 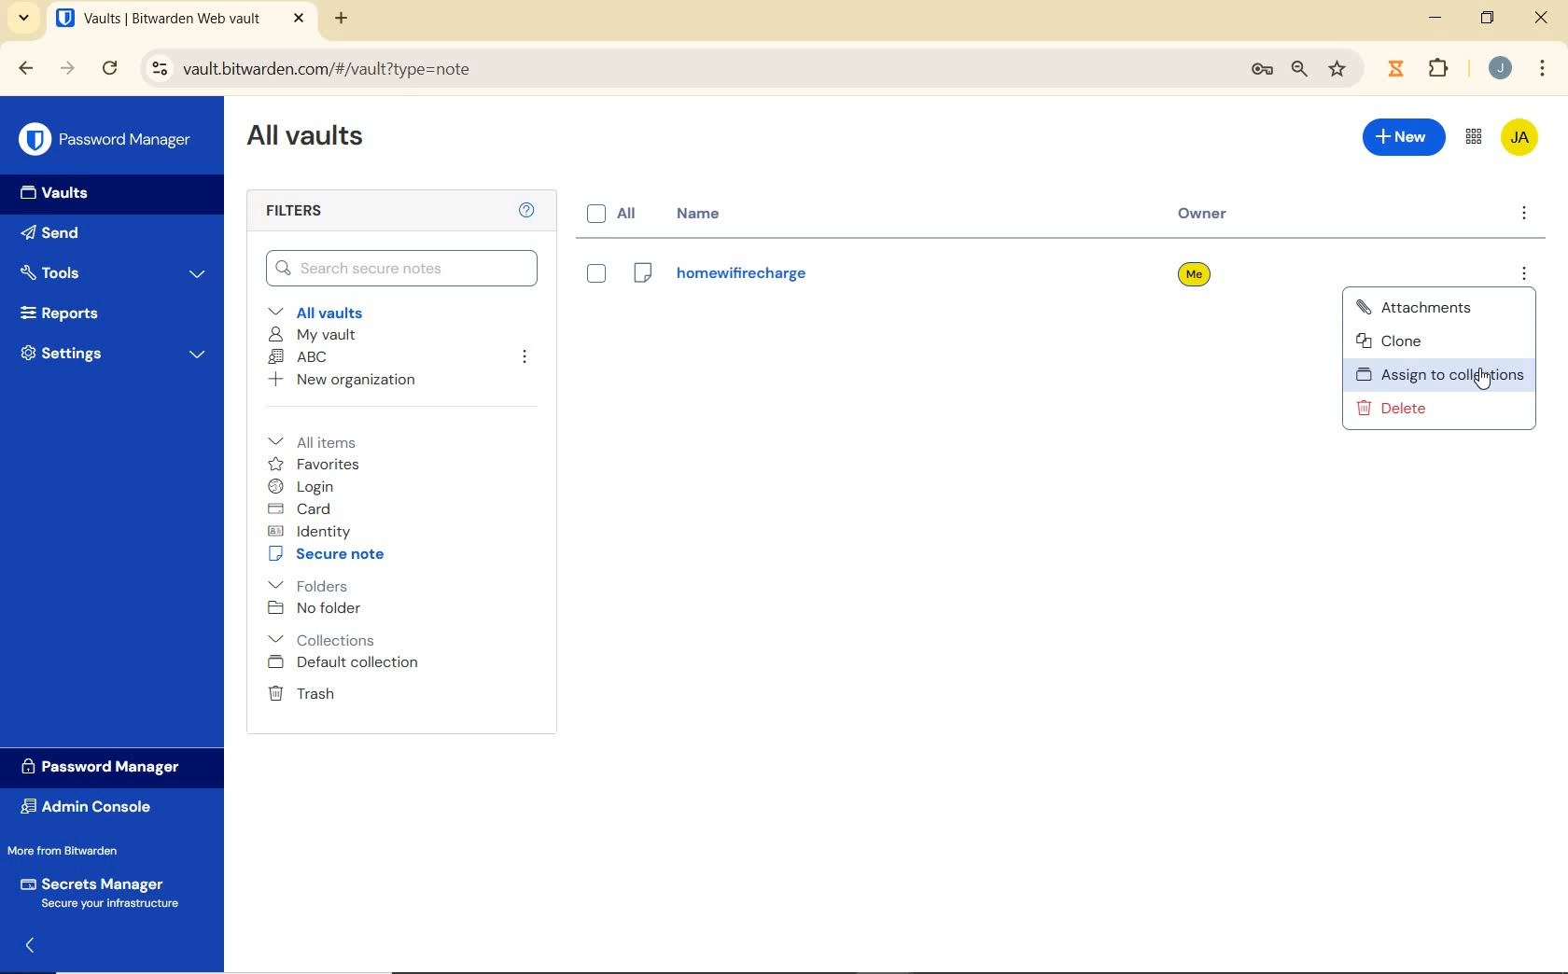 What do you see at coordinates (705, 213) in the screenshot?
I see `name` at bounding box center [705, 213].